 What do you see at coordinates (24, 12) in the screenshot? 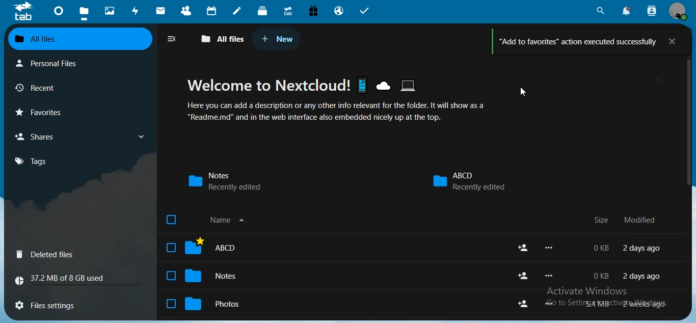
I see `icon` at bounding box center [24, 12].